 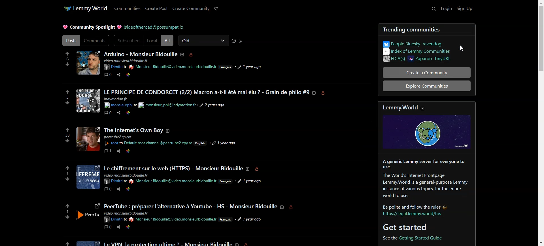 What do you see at coordinates (253, 181) in the screenshot?
I see `1 year ago` at bounding box center [253, 181].